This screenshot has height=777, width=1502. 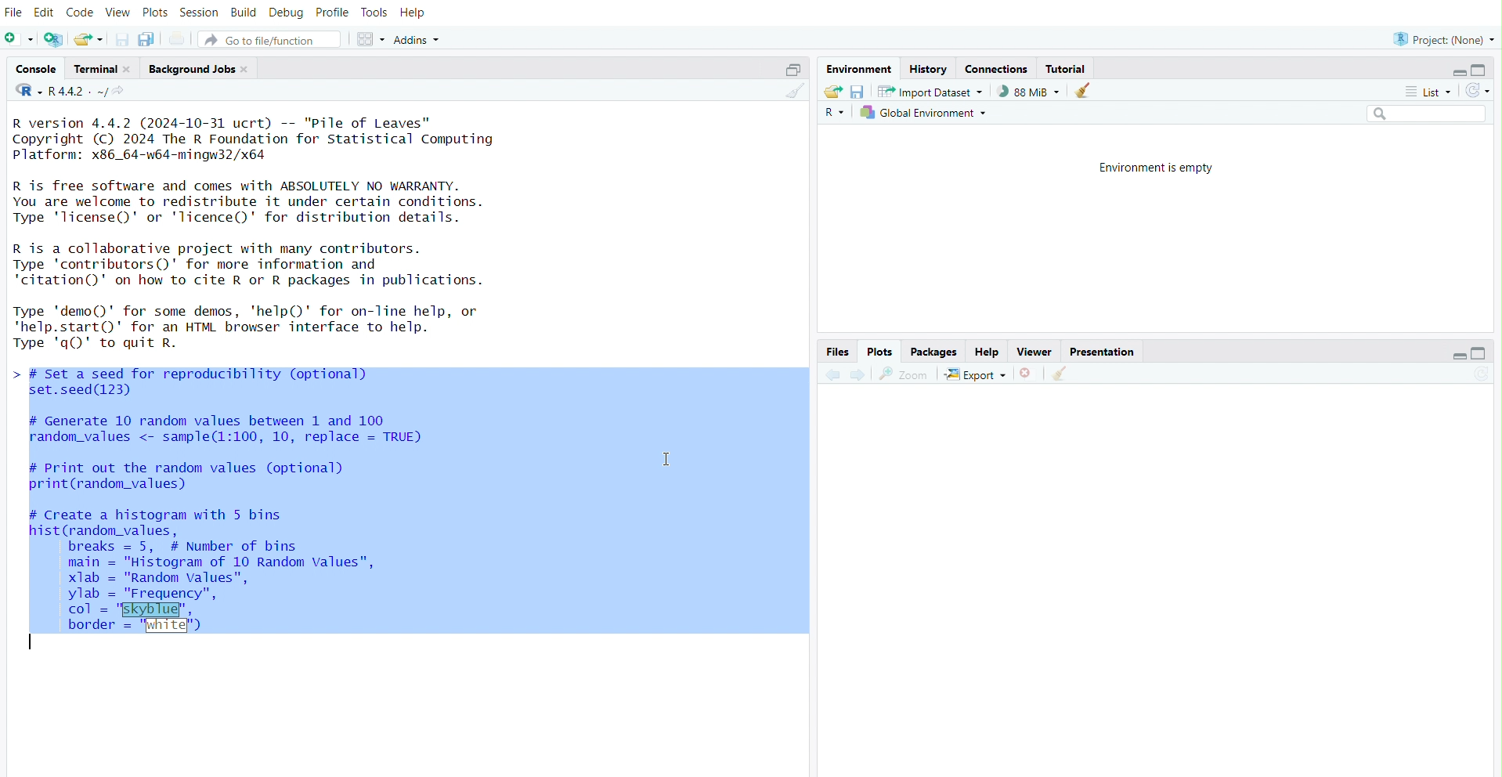 What do you see at coordinates (249, 71) in the screenshot?
I see `close` at bounding box center [249, 71].